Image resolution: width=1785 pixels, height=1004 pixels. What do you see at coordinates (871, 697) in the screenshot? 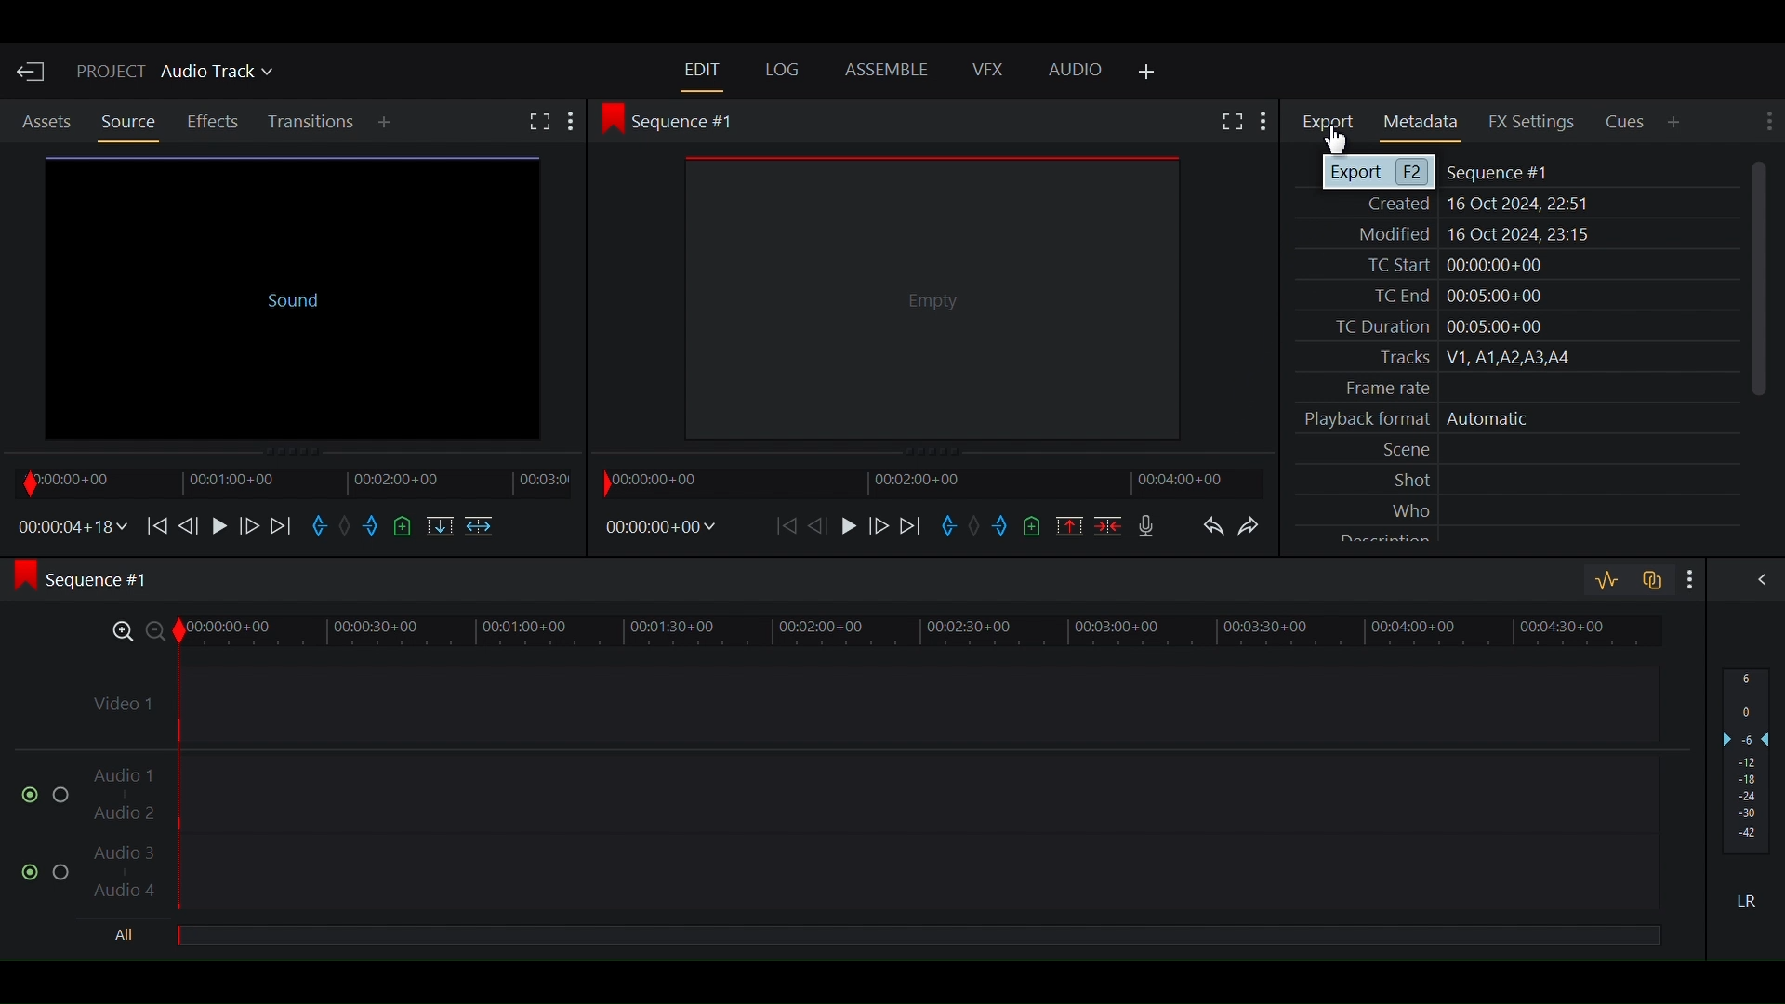
I see `Video Track` at bounding box center [871, 697].